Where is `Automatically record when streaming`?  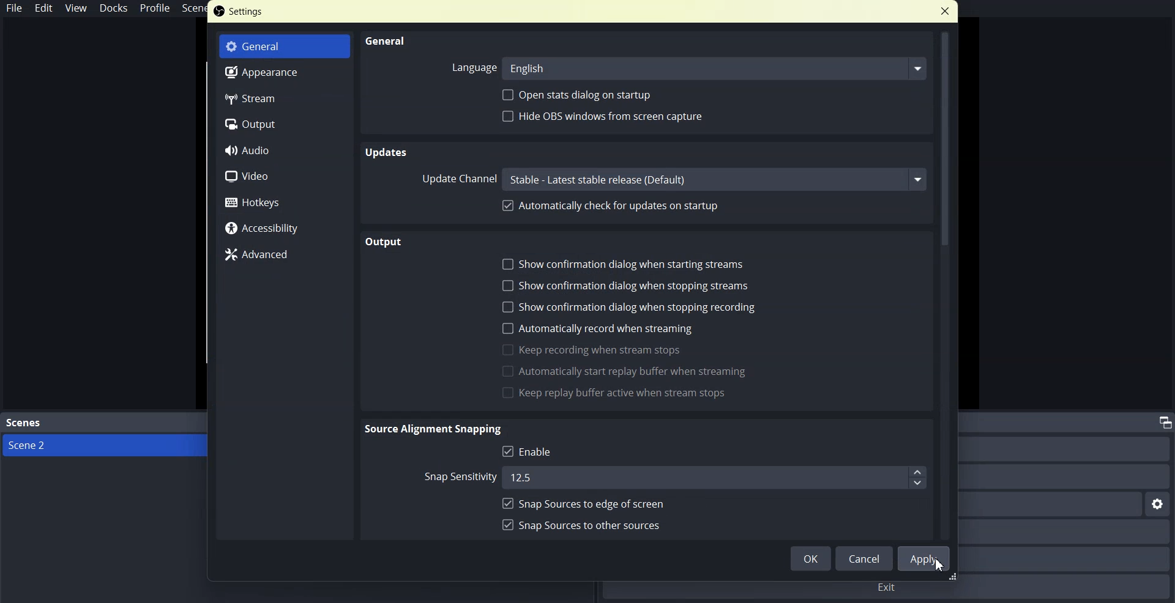
Automatically record when streaming is located at coordinates (598, 327).